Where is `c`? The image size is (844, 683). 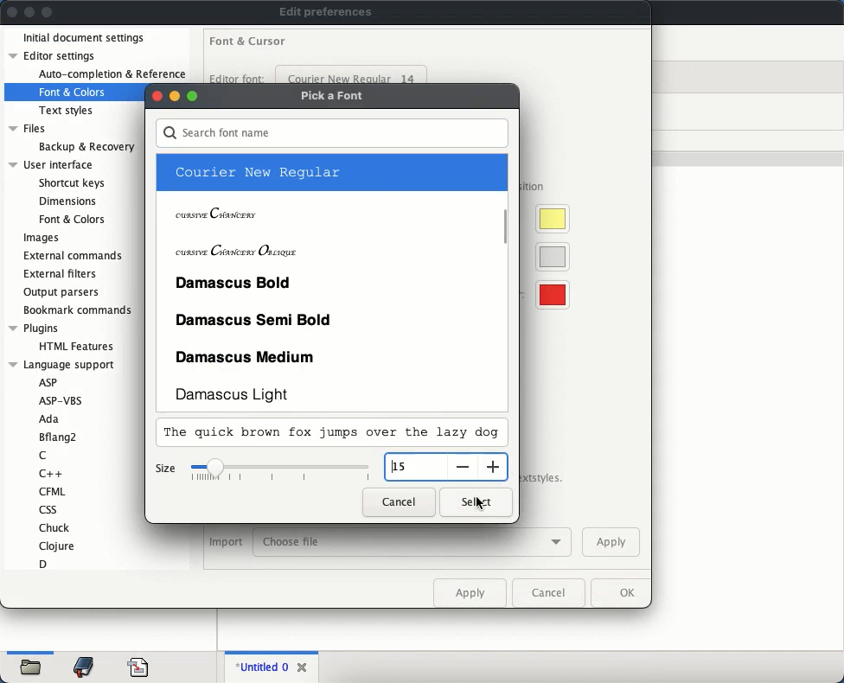
c is located at coordinates (42, 456).